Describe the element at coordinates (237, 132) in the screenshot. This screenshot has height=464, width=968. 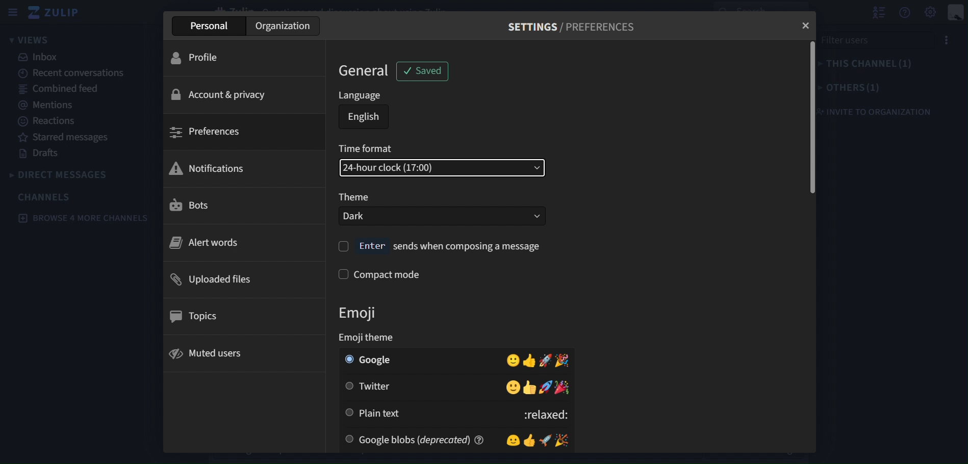
I see `preferences` at that location.